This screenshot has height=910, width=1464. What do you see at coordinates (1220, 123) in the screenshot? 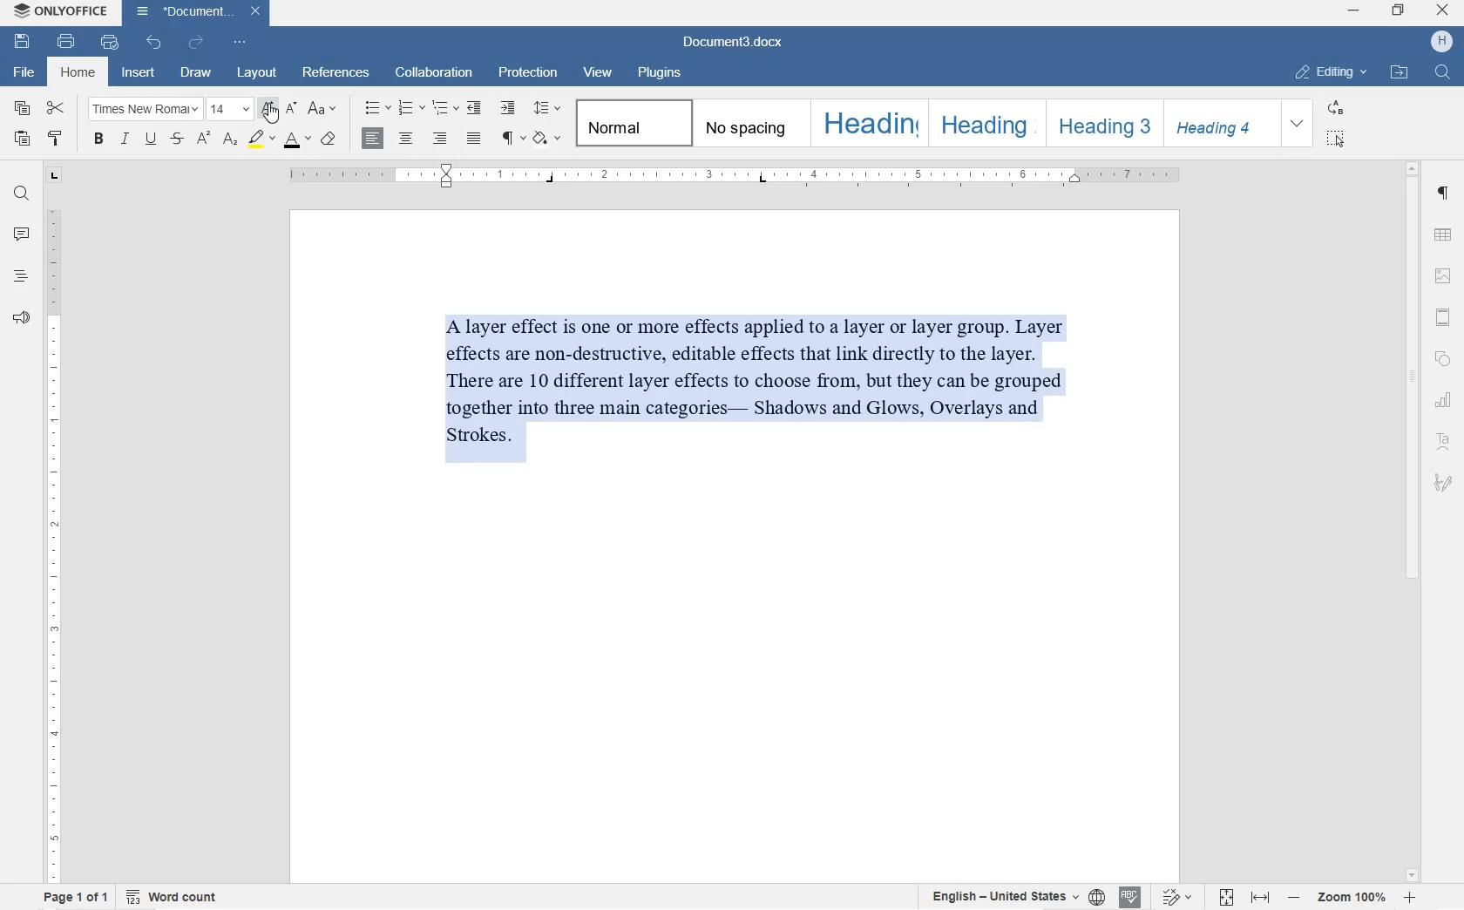
I see `HEADING 4` at bounding box center [1220, 123].